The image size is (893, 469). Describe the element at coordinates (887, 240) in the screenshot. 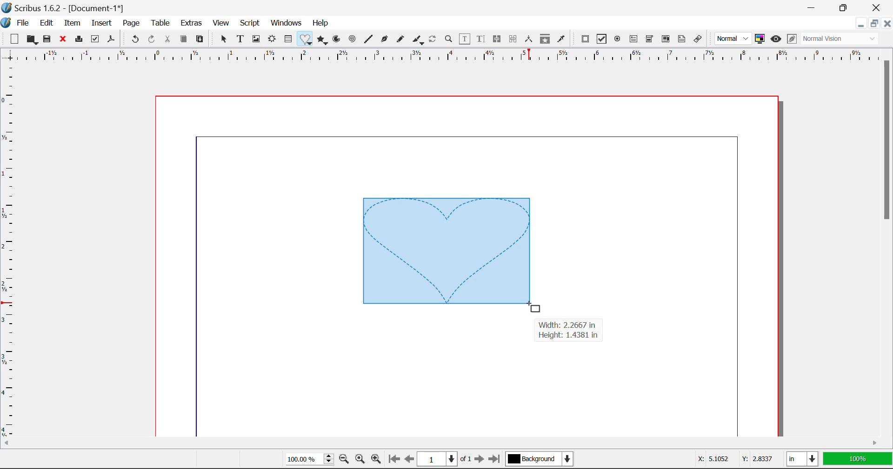

I see `Scroll Bar` at that location.